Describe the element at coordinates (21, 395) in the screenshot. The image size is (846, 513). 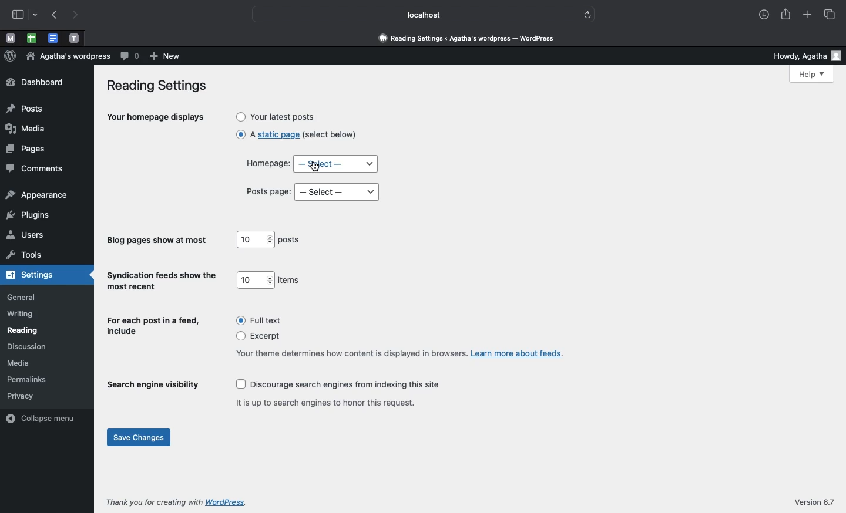
I see `privacy` at that location.